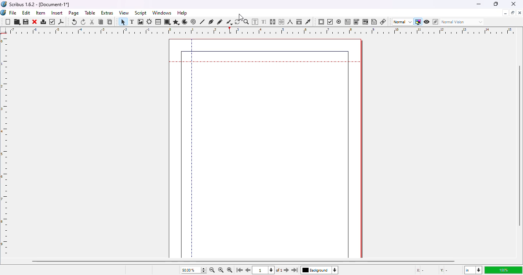  What do you see at coordinates (463, 22) in the screenshot?
I see `normal vision` at bounding box center [463, 22].